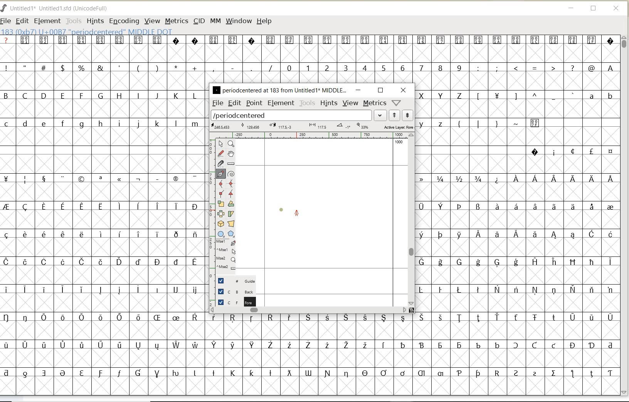  Describe the element at coordinates (396, 103) in the screenshot. I see `help/window` at that location.